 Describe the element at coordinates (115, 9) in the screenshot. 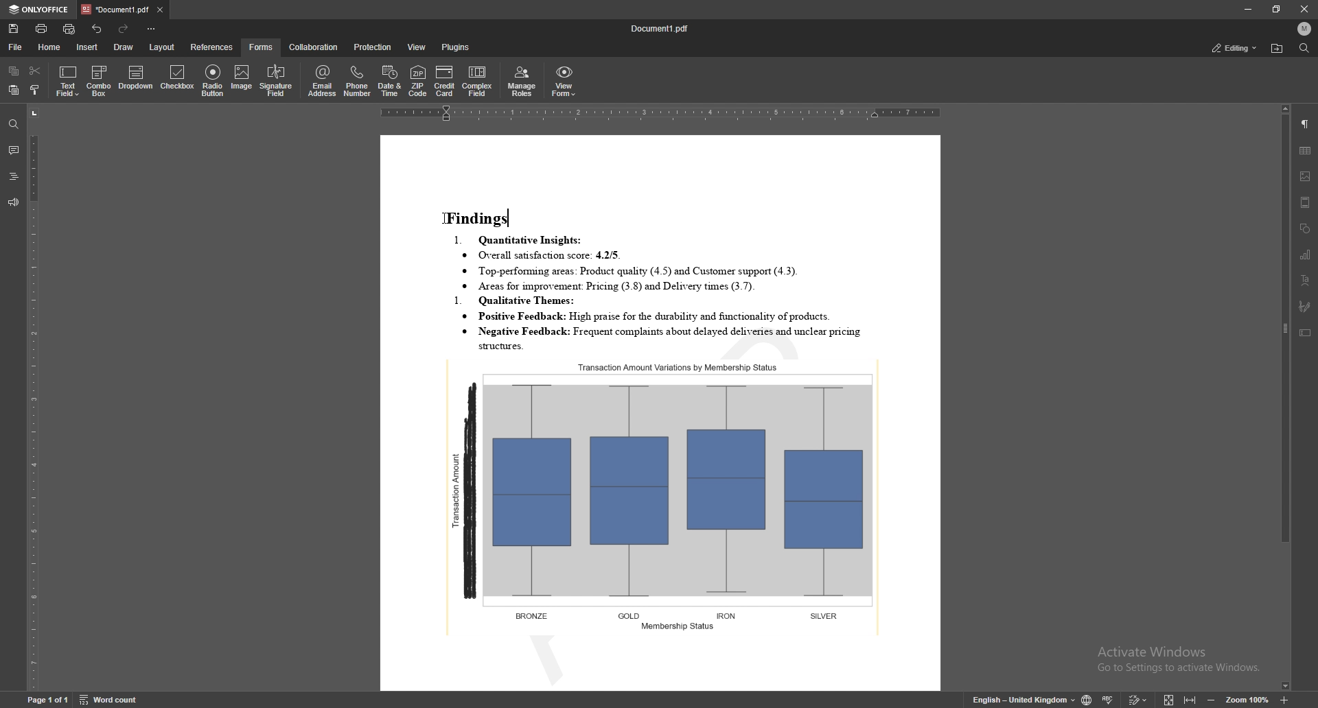

I see `tab` at that location.